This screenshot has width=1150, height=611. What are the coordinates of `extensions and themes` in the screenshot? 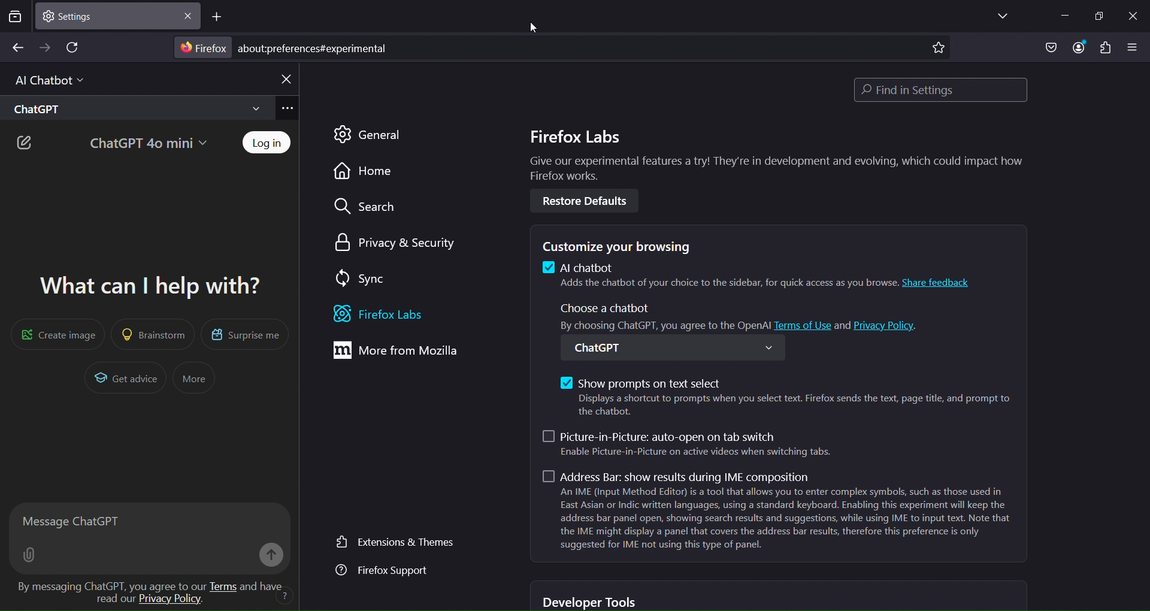 It's located at (396, 543).